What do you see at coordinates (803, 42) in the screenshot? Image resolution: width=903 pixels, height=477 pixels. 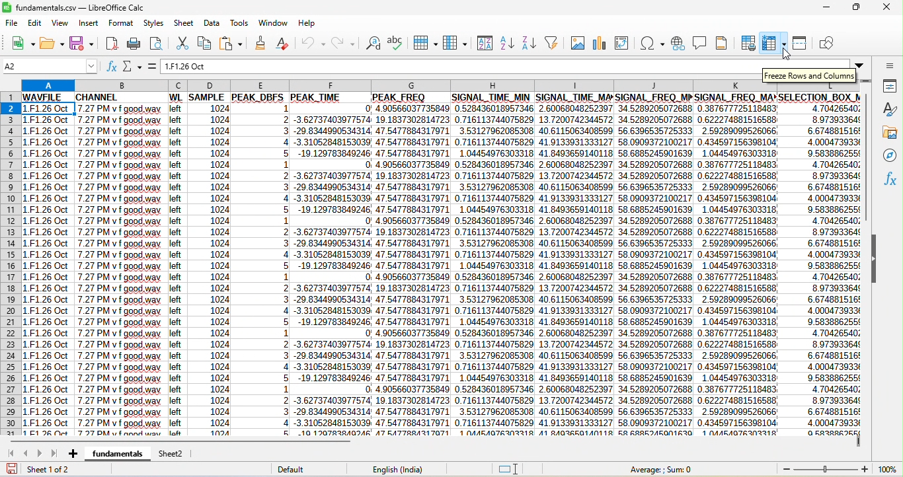 I see `split window` at bounding box center [803, 42].